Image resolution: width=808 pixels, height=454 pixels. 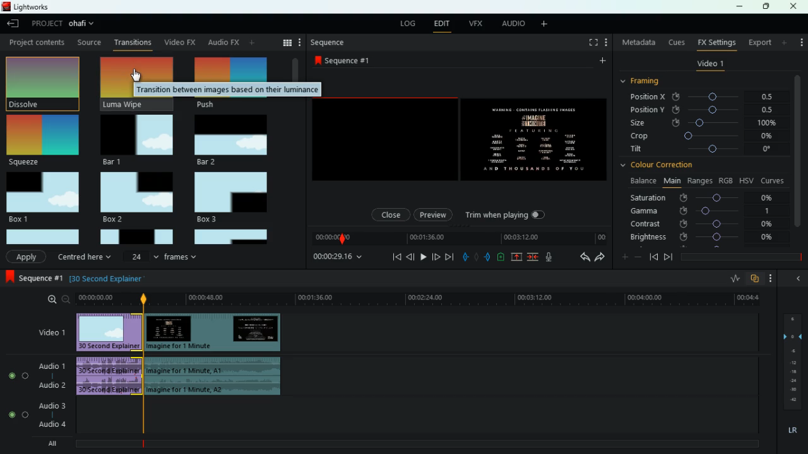 I want to click on front, so click(x=435, y=255).